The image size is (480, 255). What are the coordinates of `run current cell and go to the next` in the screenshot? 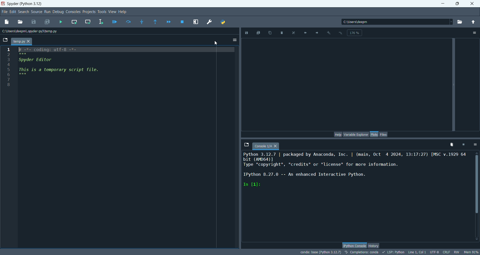 It's located at (90, 22).